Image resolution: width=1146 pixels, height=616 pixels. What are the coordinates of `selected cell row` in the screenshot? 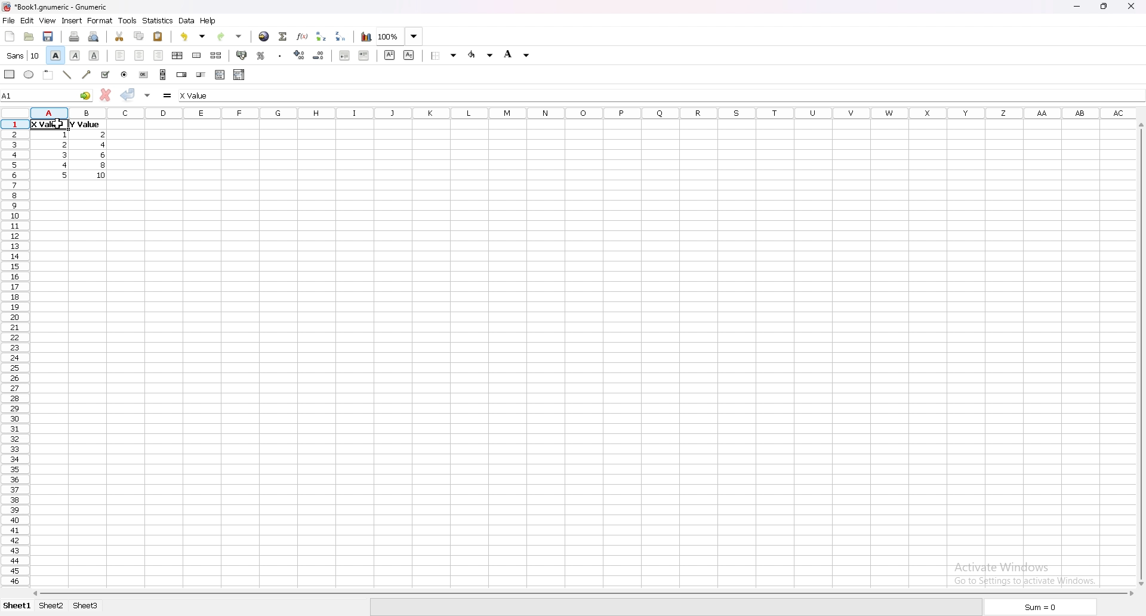 It's located at (16, 124).